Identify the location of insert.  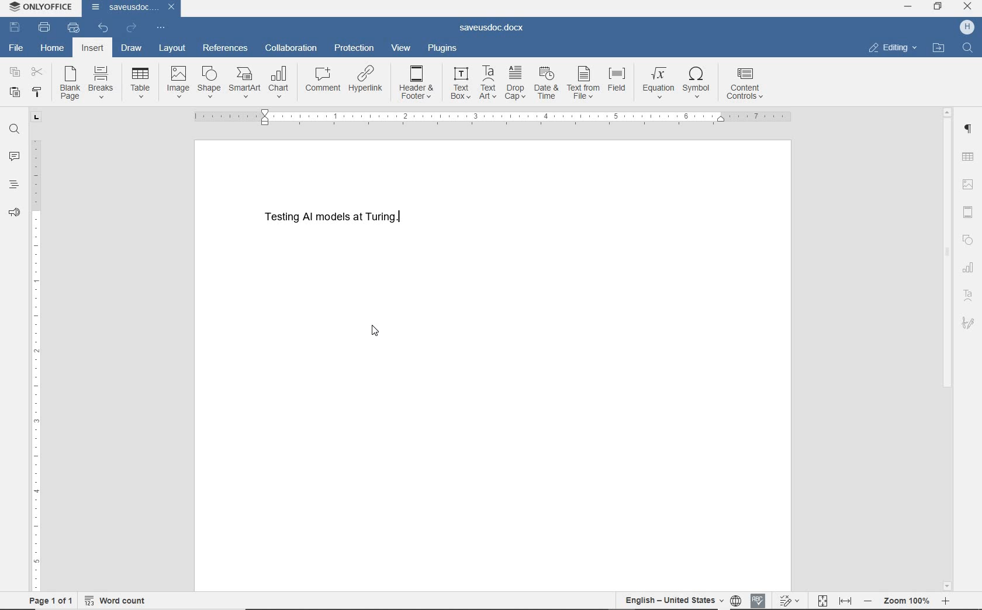
(93, 48).